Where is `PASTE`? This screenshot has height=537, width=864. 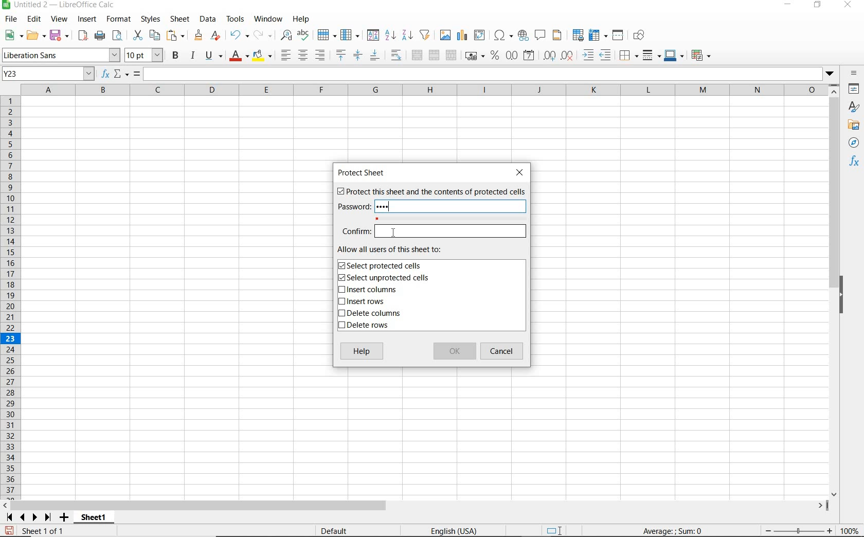
PASTE is located at coordinates (176, 35).